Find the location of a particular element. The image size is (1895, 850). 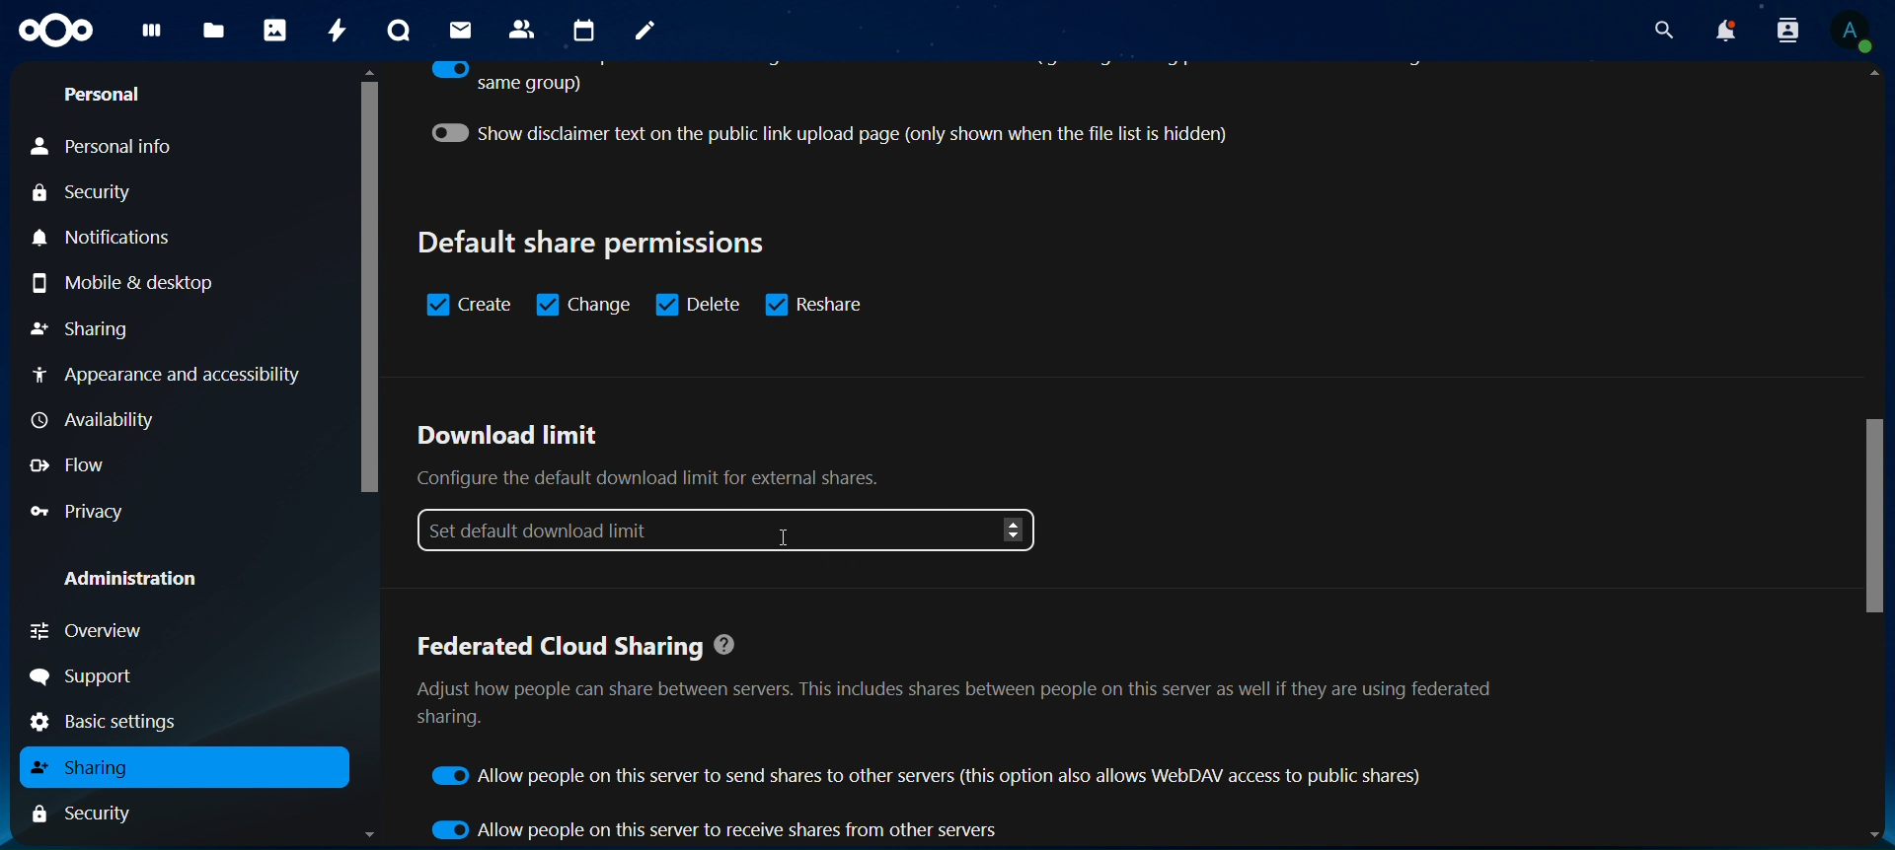

dashboard is located at coordinates (152, 35).